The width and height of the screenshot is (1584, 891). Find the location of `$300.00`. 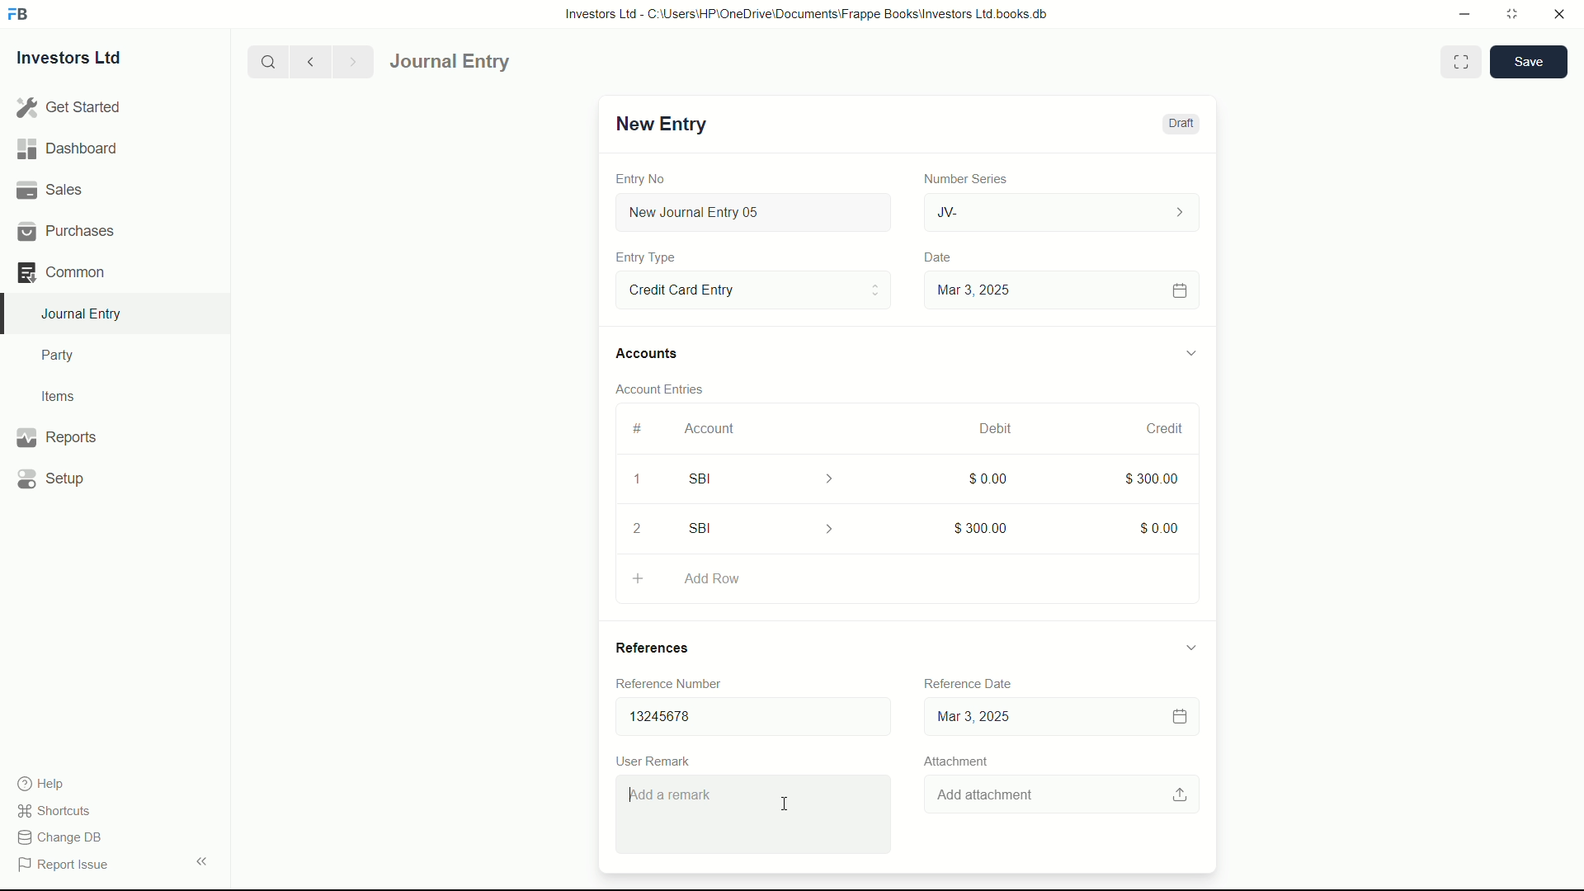

$300.00 is located at coordinates (982, 525).